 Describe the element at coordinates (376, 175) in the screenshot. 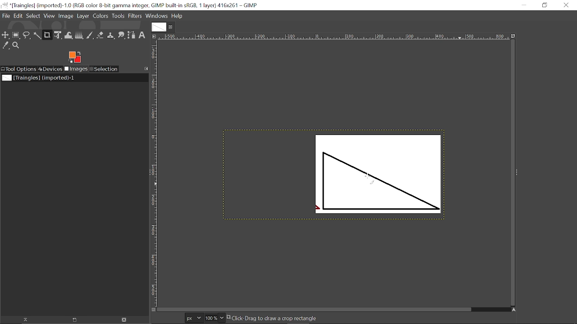

I see `Cropped image` at that location.